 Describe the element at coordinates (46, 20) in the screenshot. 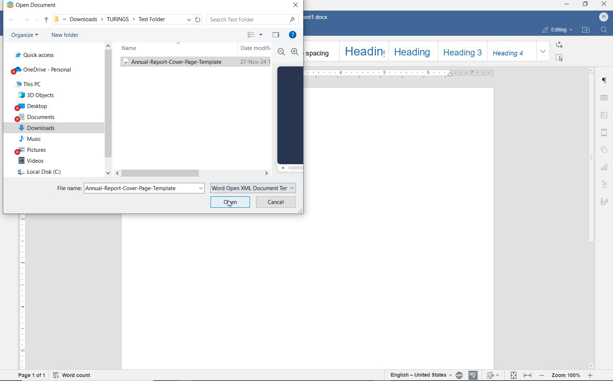

I see `up` at that location.